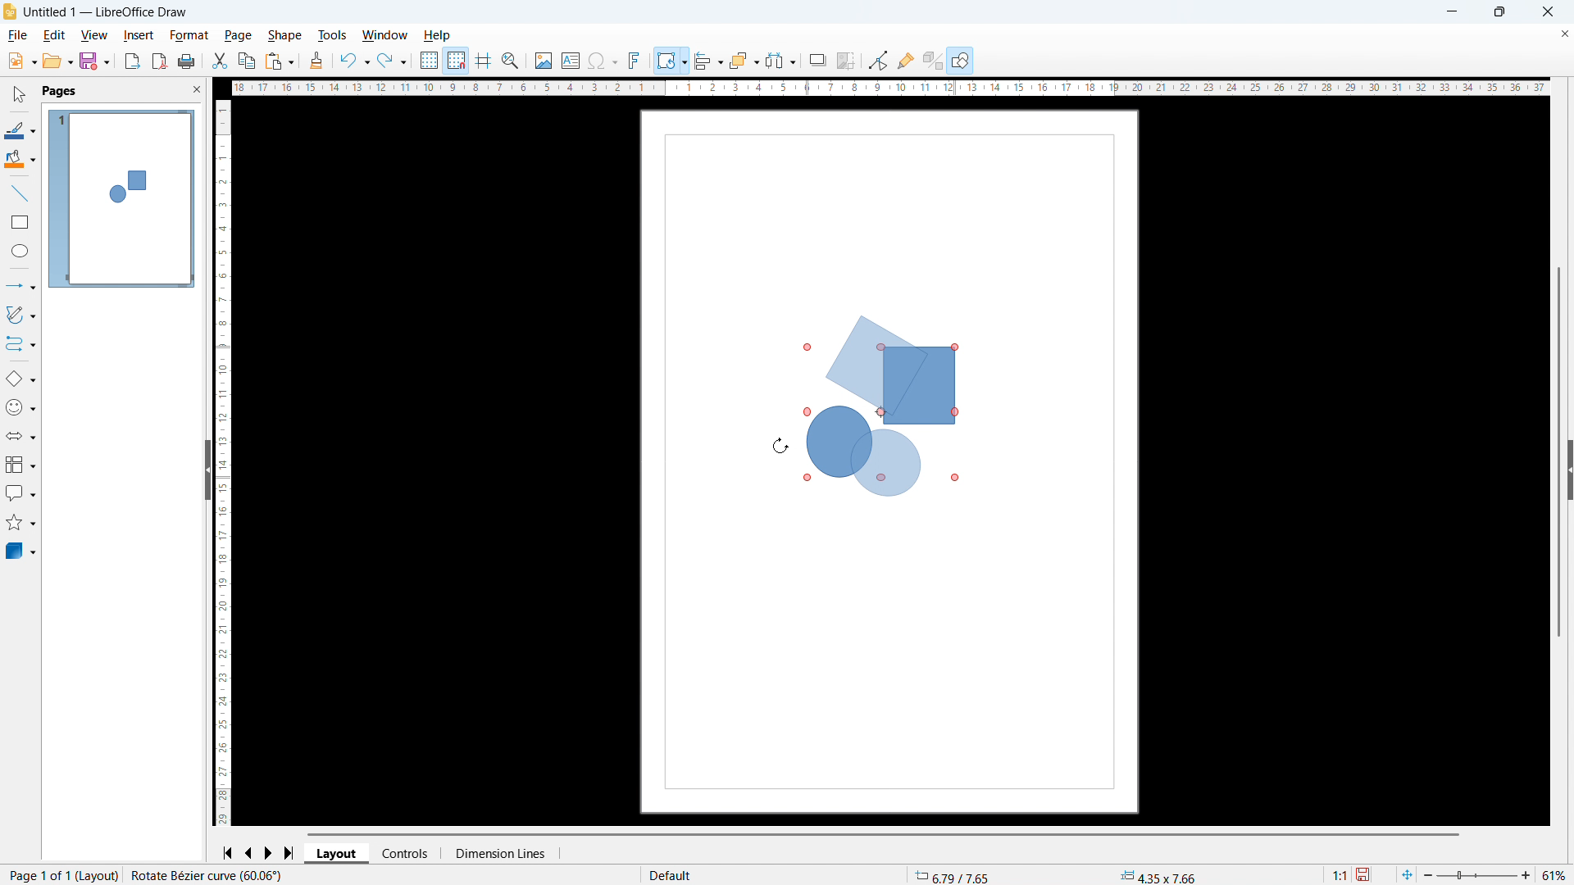 This screenshot has width=1574, height=885. Describe the element at coordinates (635, 60) in the screenshot. I see `Insert font work text` at that location.